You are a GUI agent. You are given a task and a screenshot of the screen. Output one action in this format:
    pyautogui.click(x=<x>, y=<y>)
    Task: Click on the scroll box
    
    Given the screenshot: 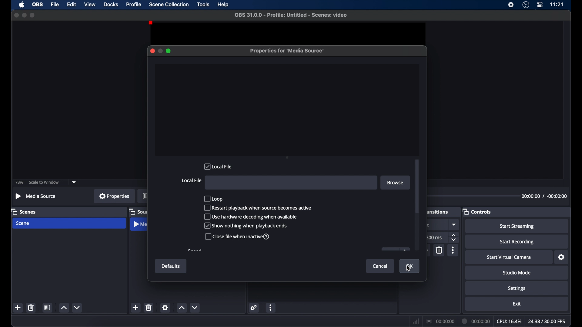 What is the action you would take?
    pyautogui.click(x=417, y=186)
    